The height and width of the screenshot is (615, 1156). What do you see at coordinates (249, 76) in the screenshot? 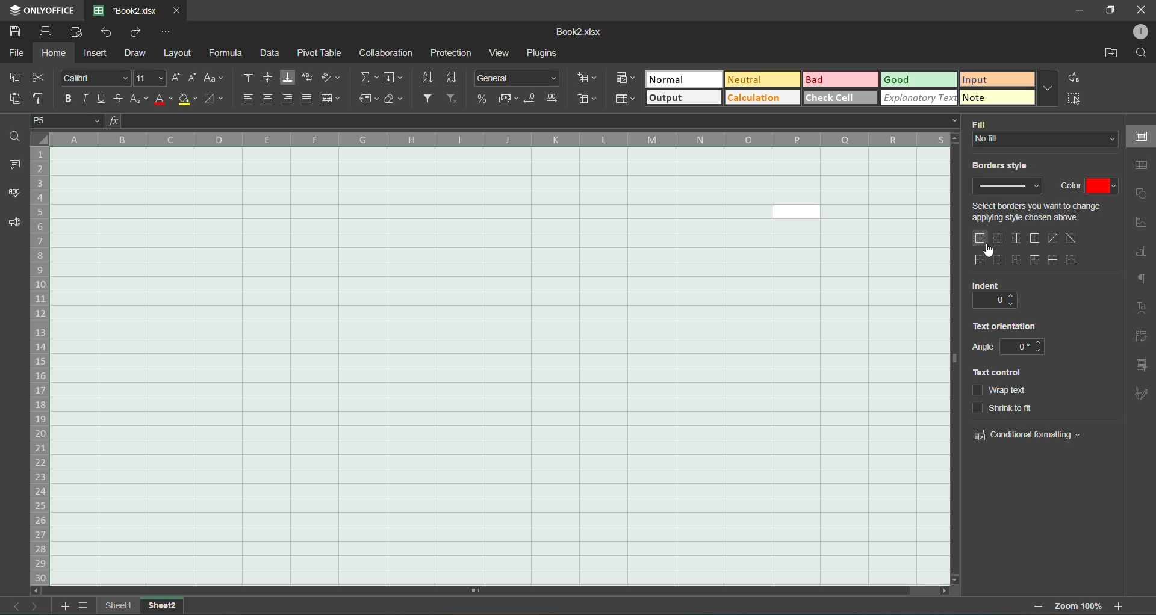
I see `align top` at bounding box center [249, 76].